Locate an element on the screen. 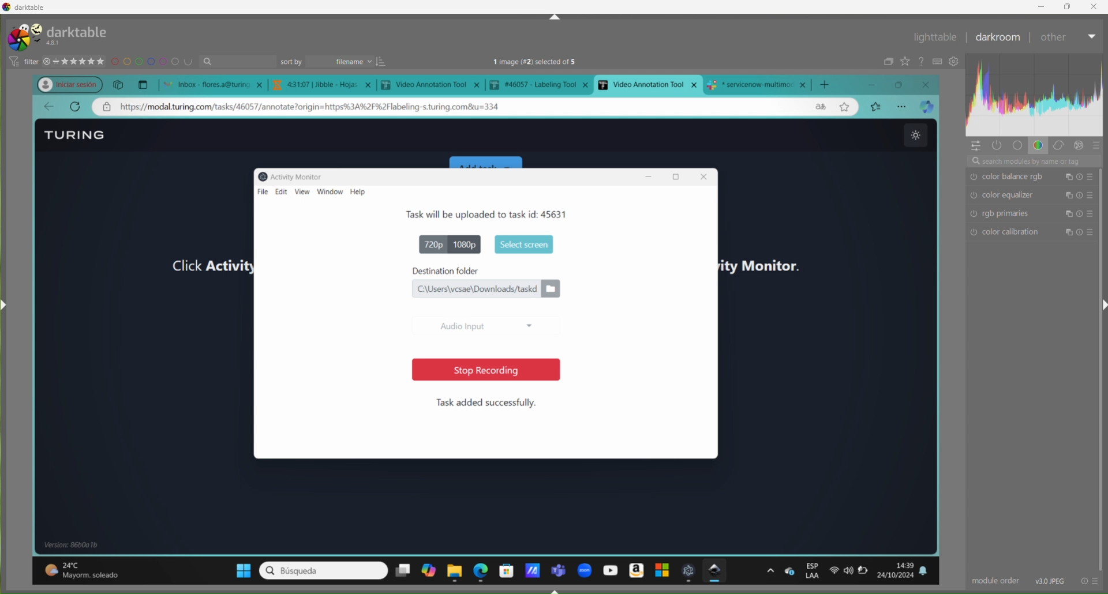 The width and height of the screenshot is (1108, 594). rgb primaries is located at coordinates (1028, 215).